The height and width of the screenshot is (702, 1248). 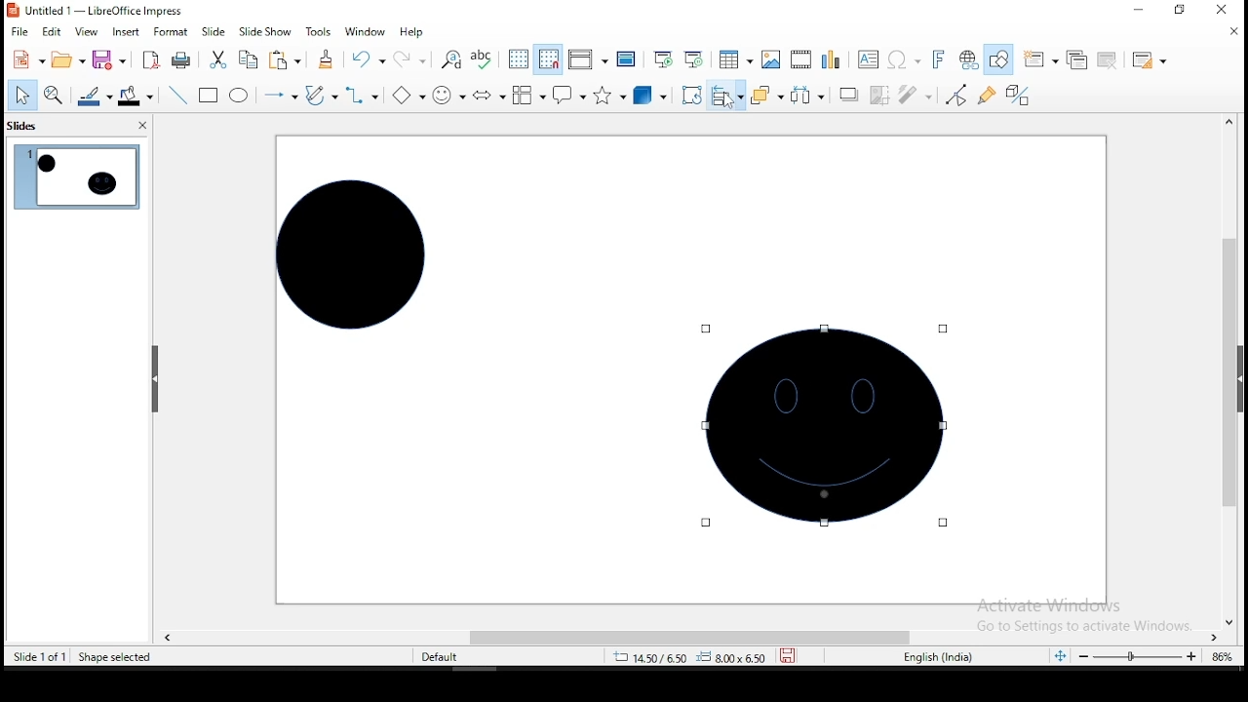 I want to click on fit slide to current window, so click(x=1059, y=654).